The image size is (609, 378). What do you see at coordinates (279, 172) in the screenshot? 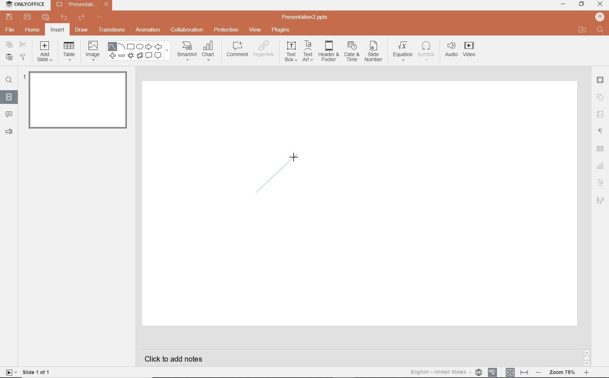
I see `drawing curve` at bounding box center [279, 172].